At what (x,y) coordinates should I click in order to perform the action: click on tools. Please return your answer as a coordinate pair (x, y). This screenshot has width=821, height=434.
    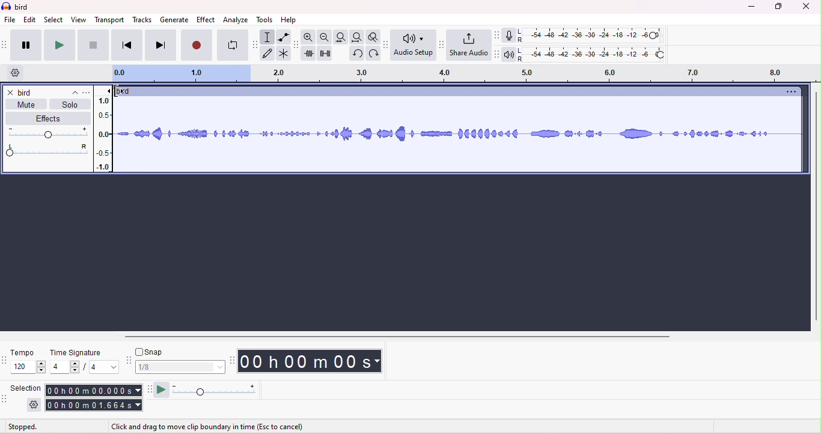
    Looking at the image, I should click on (265, 20).